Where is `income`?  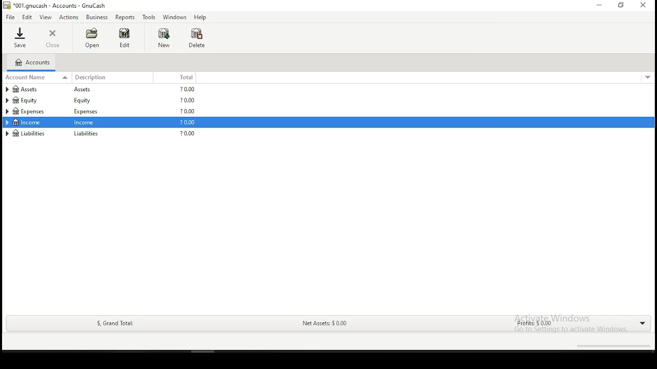 income is located at coordinates (28, 122).